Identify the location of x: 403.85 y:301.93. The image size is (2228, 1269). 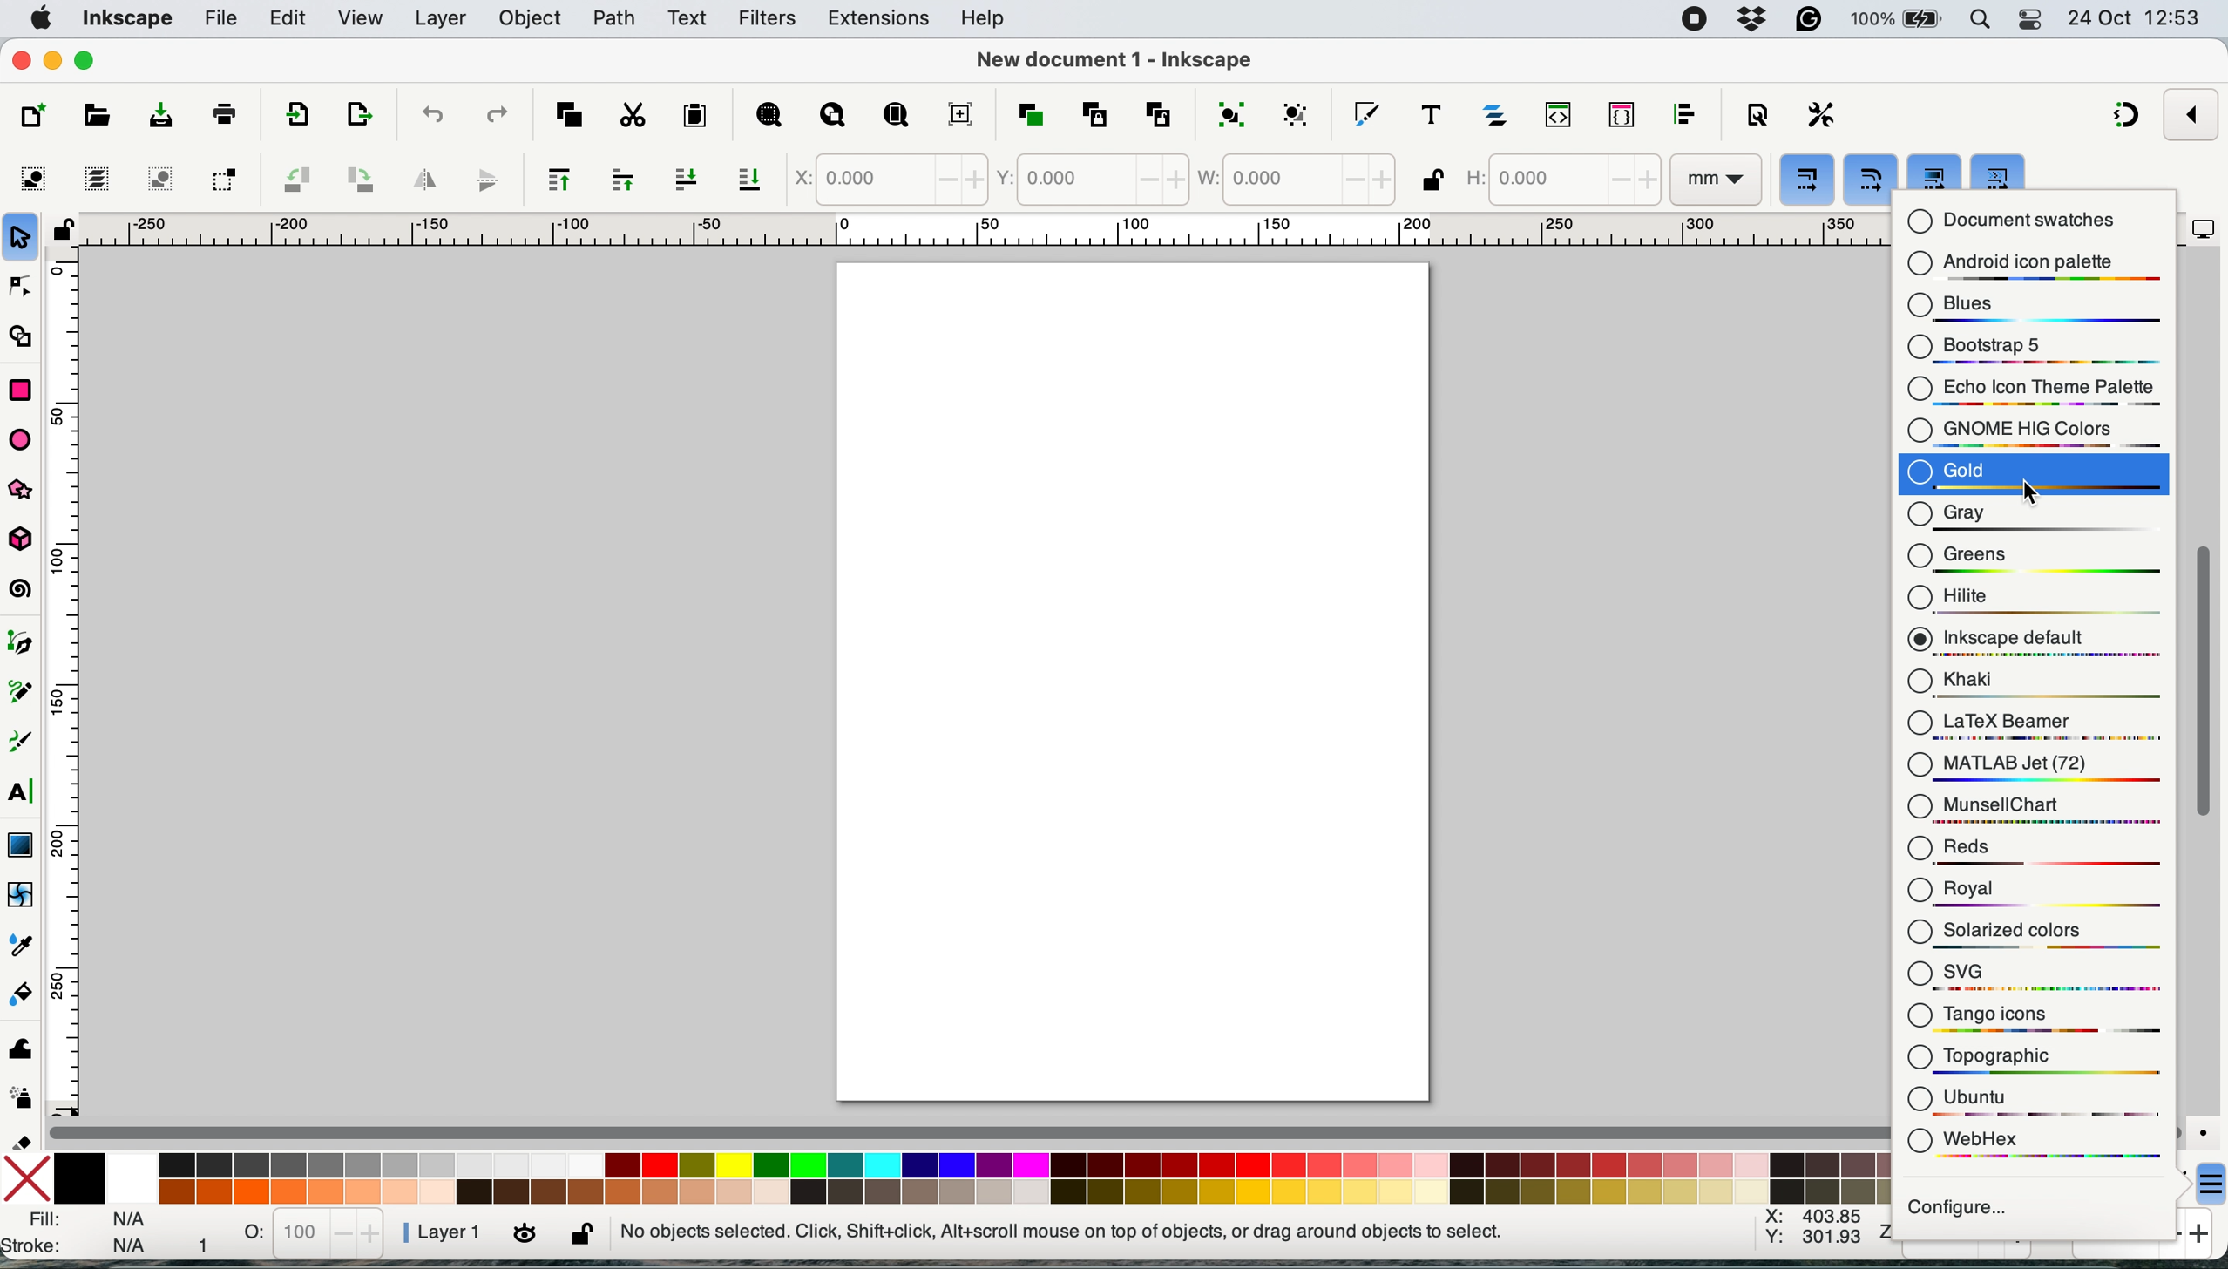
(1810, 1230).